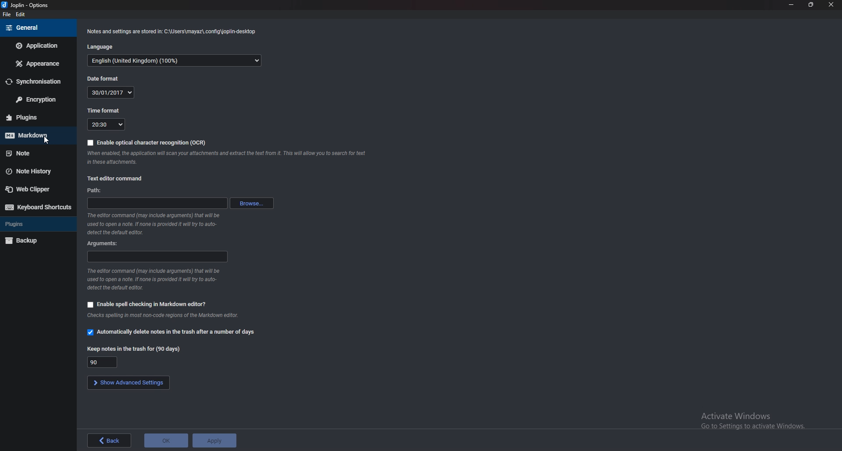  Describe the element at coordinates (104, 79) in the screenshot. I see `date format` at that location.